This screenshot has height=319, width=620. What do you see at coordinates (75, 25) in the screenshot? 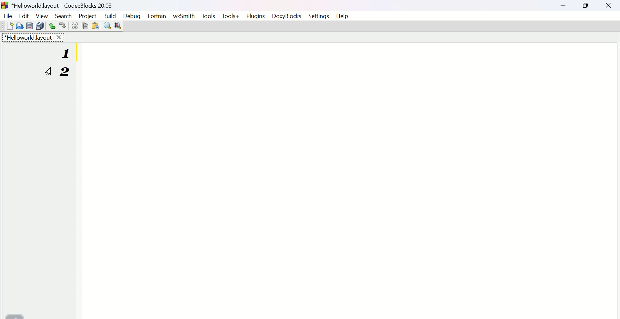
I see `cut` at bounding box center [75, 25].